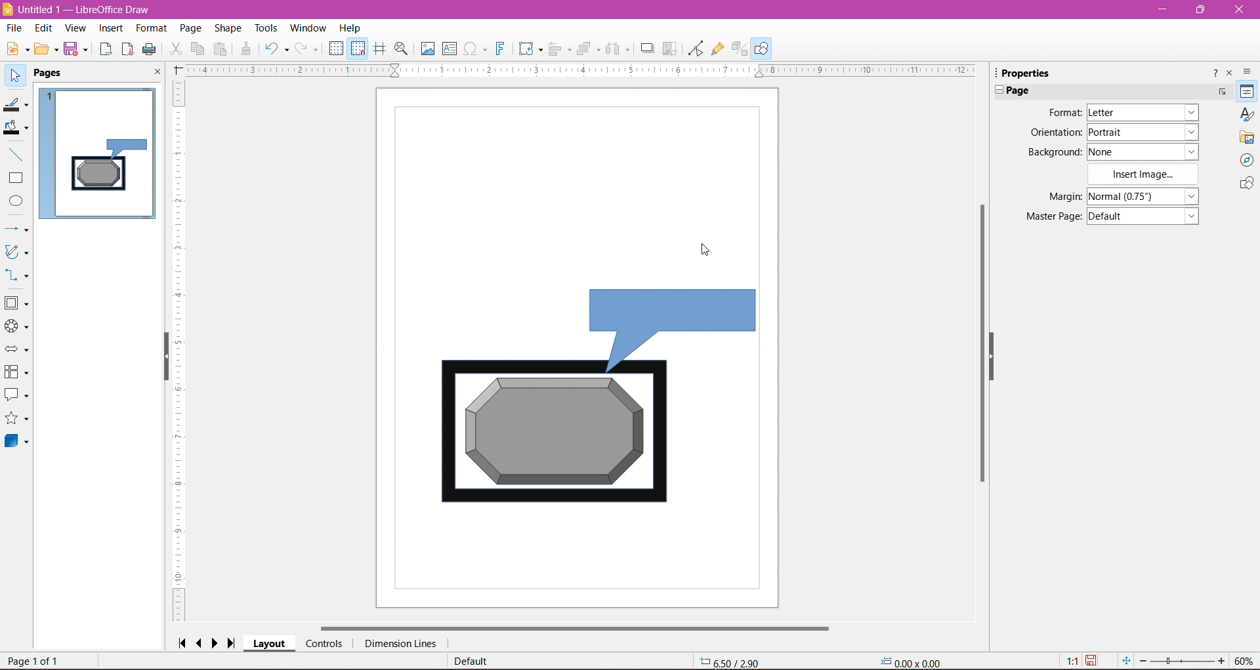 This screenshot has width=1260, height=670. I want to click on Help about this sidebar deck, so click(1213, 72).